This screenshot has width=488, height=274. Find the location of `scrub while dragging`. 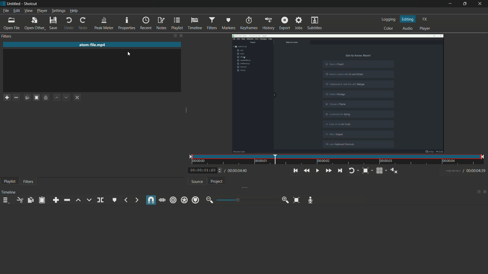

scrub while dragging is located at coordinates (162, 200).